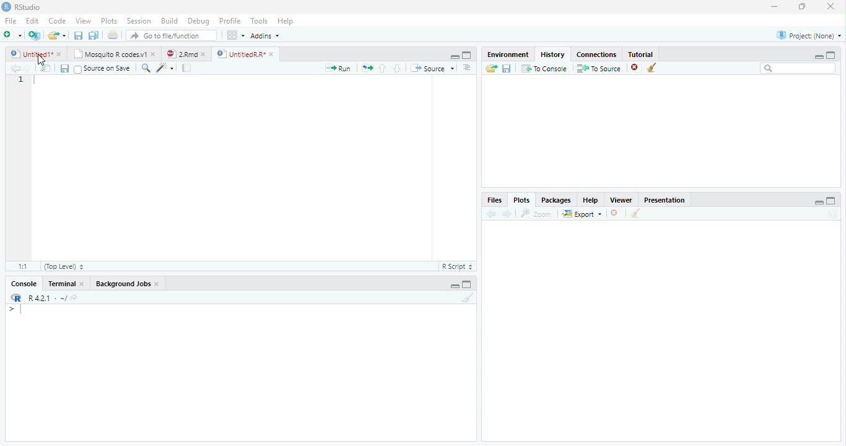  Describe the element at coordinates (10, 21) in the screenshot. I see `File` at that location.